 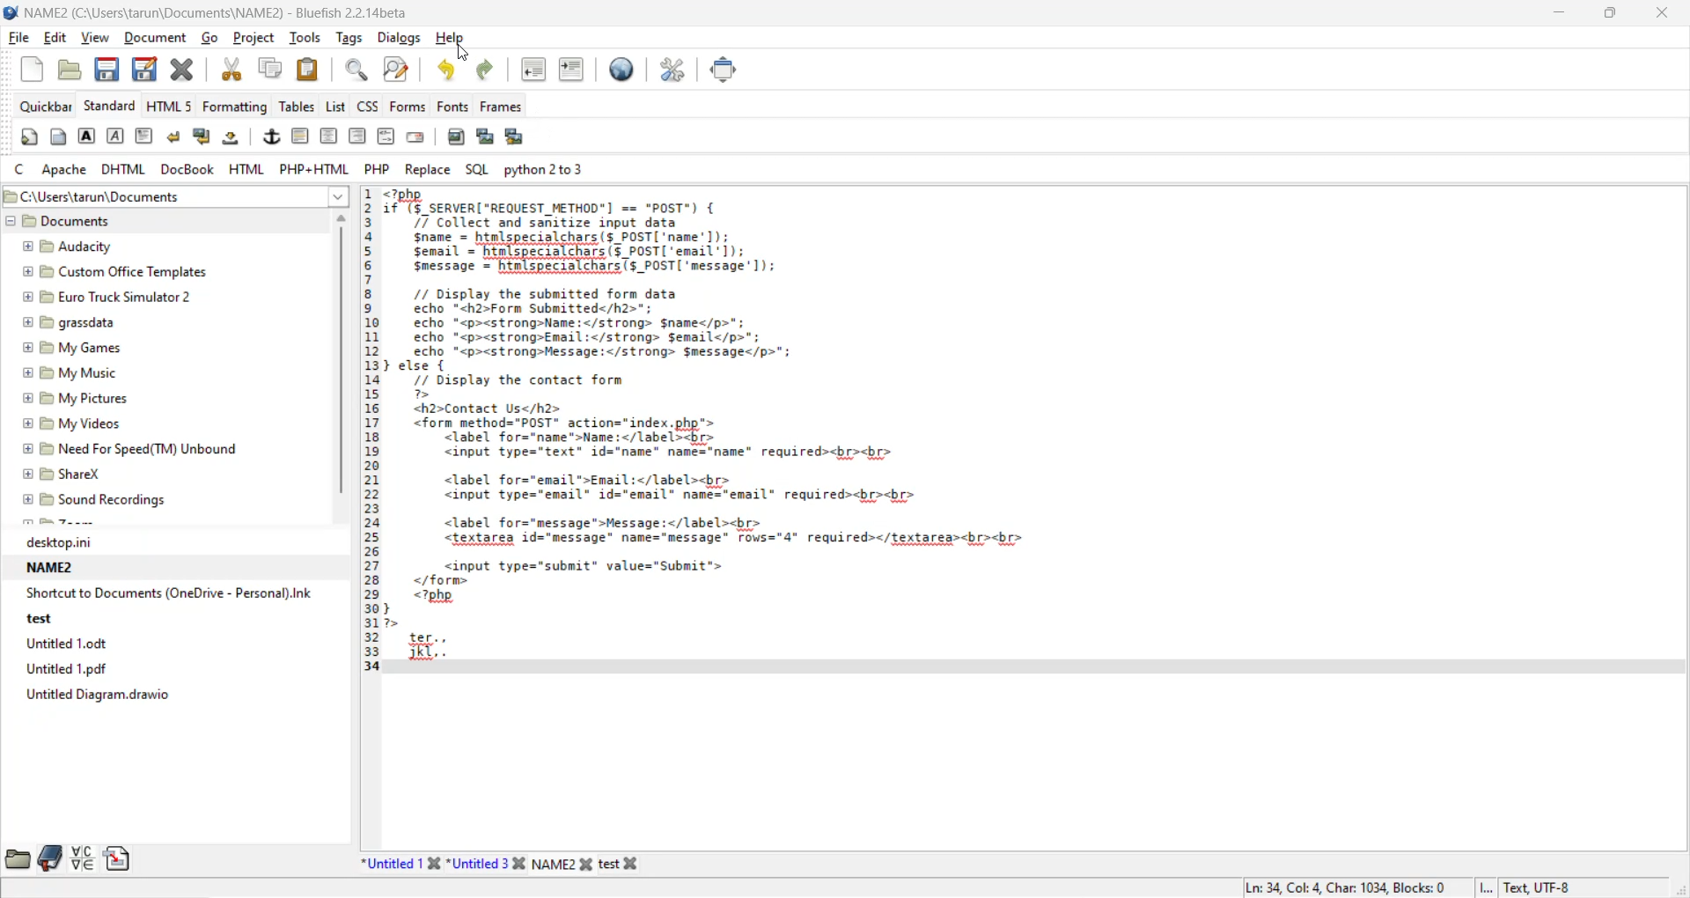 I want to click on forms, so click(x=409, y=107).